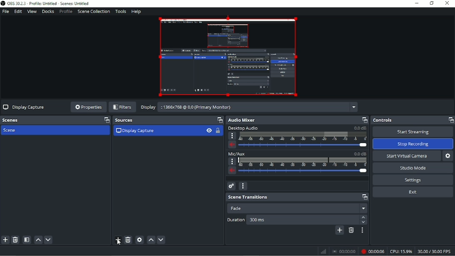 Image resolution: width=455 pixels, height=256 pixels. What do you see at coordinates (351, 230) in the screenshot?
I see `Remove configurable transition` at bounding box center [351, 230].